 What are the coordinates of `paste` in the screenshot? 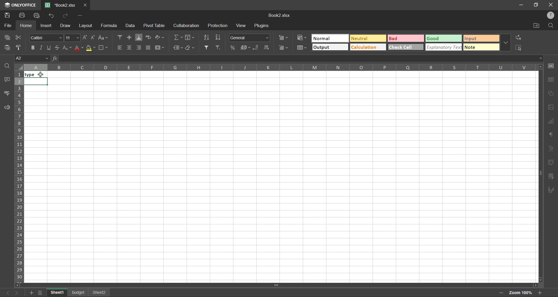 It's located at (8, 47).